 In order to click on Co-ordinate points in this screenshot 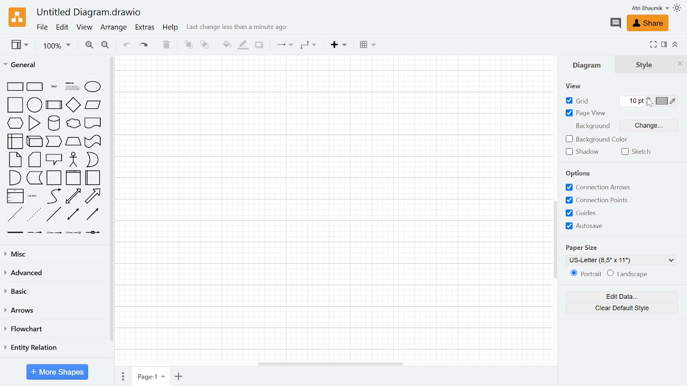, I will do `click(599, 201)`.